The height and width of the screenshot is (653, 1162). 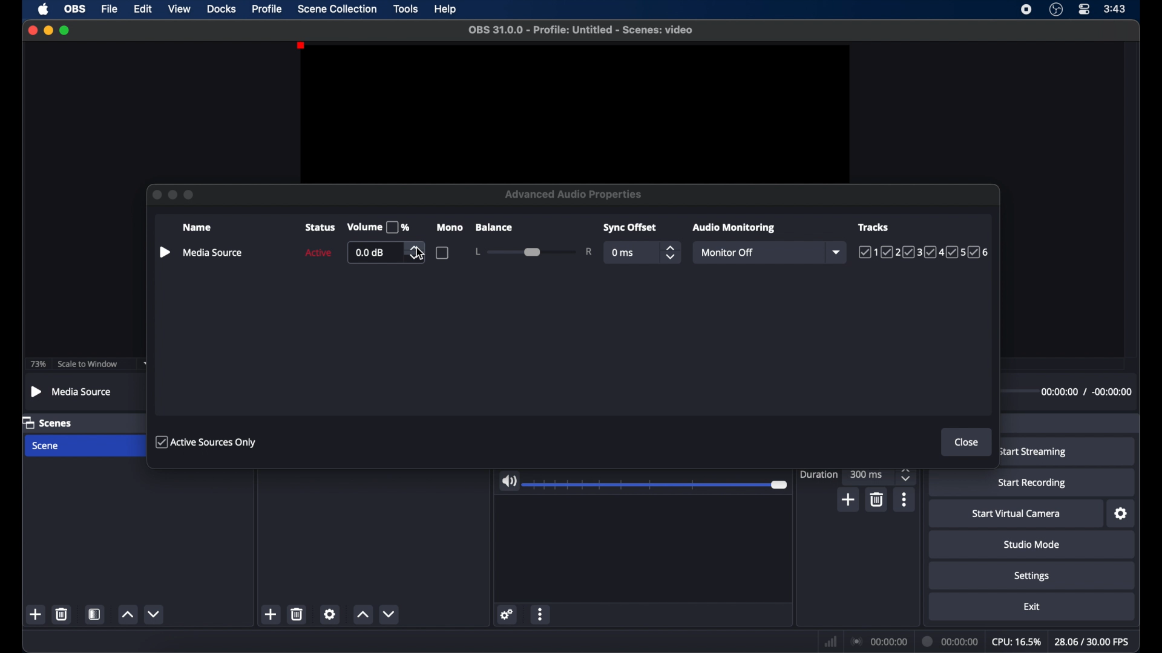 I want to click on edit, so click(x=142, y=9).